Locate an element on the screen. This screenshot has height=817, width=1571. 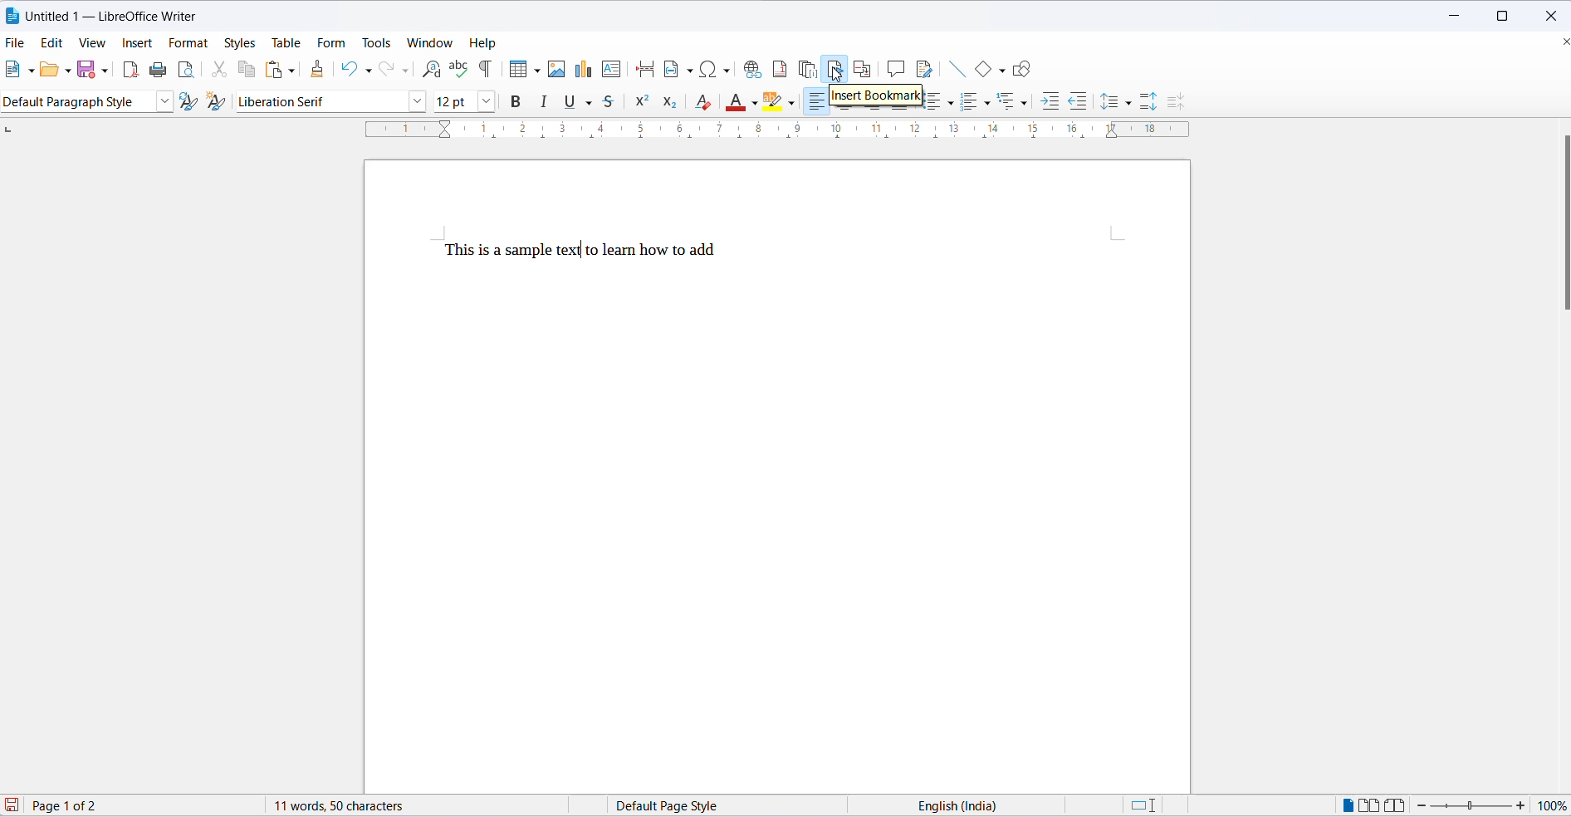
open options is located at coordinates (69, 71).